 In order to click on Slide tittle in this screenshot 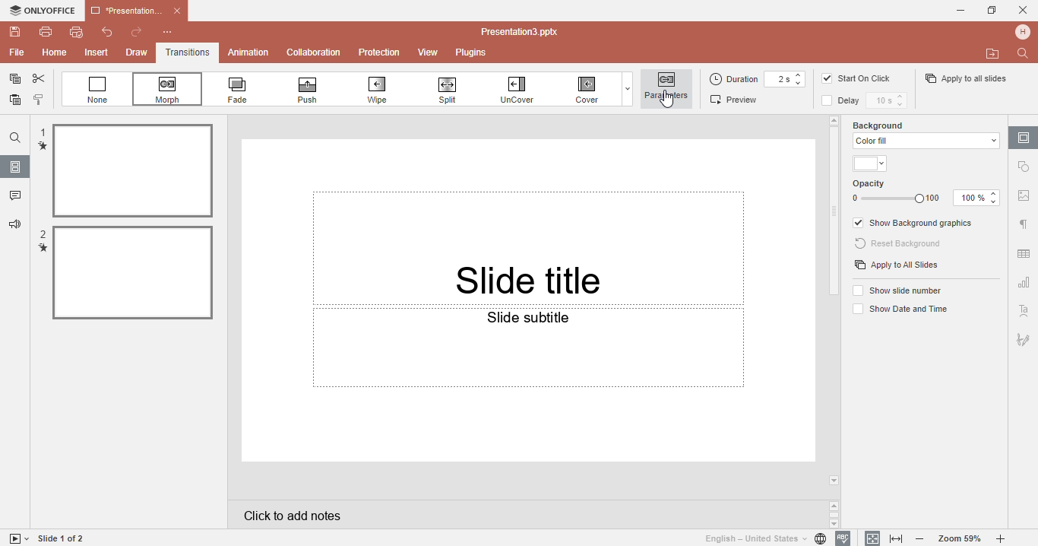, I will do `click(531, 222)`.